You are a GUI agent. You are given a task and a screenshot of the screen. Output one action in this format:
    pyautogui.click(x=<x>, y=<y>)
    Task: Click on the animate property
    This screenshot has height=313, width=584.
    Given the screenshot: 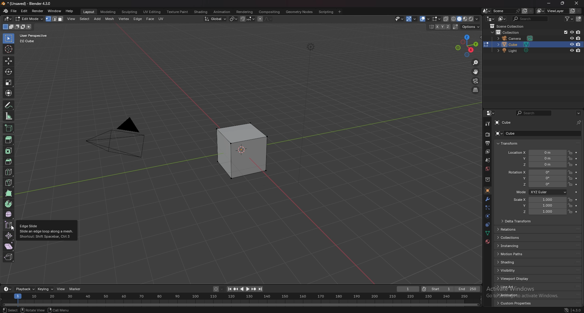 What is the action you would take?
    pyautogui.click(x=576, y=212)
    